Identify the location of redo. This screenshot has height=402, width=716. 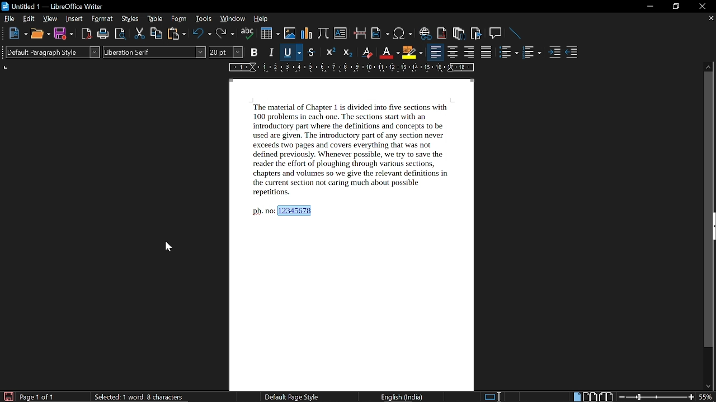
(224, 34).